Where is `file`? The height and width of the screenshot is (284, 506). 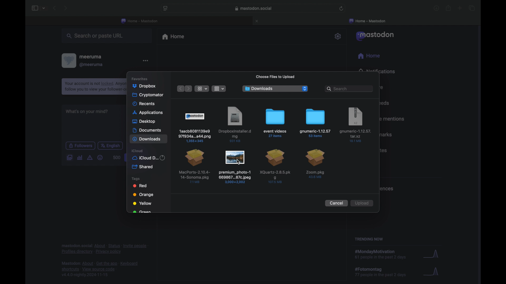 file is located at coordinates (356, 125).